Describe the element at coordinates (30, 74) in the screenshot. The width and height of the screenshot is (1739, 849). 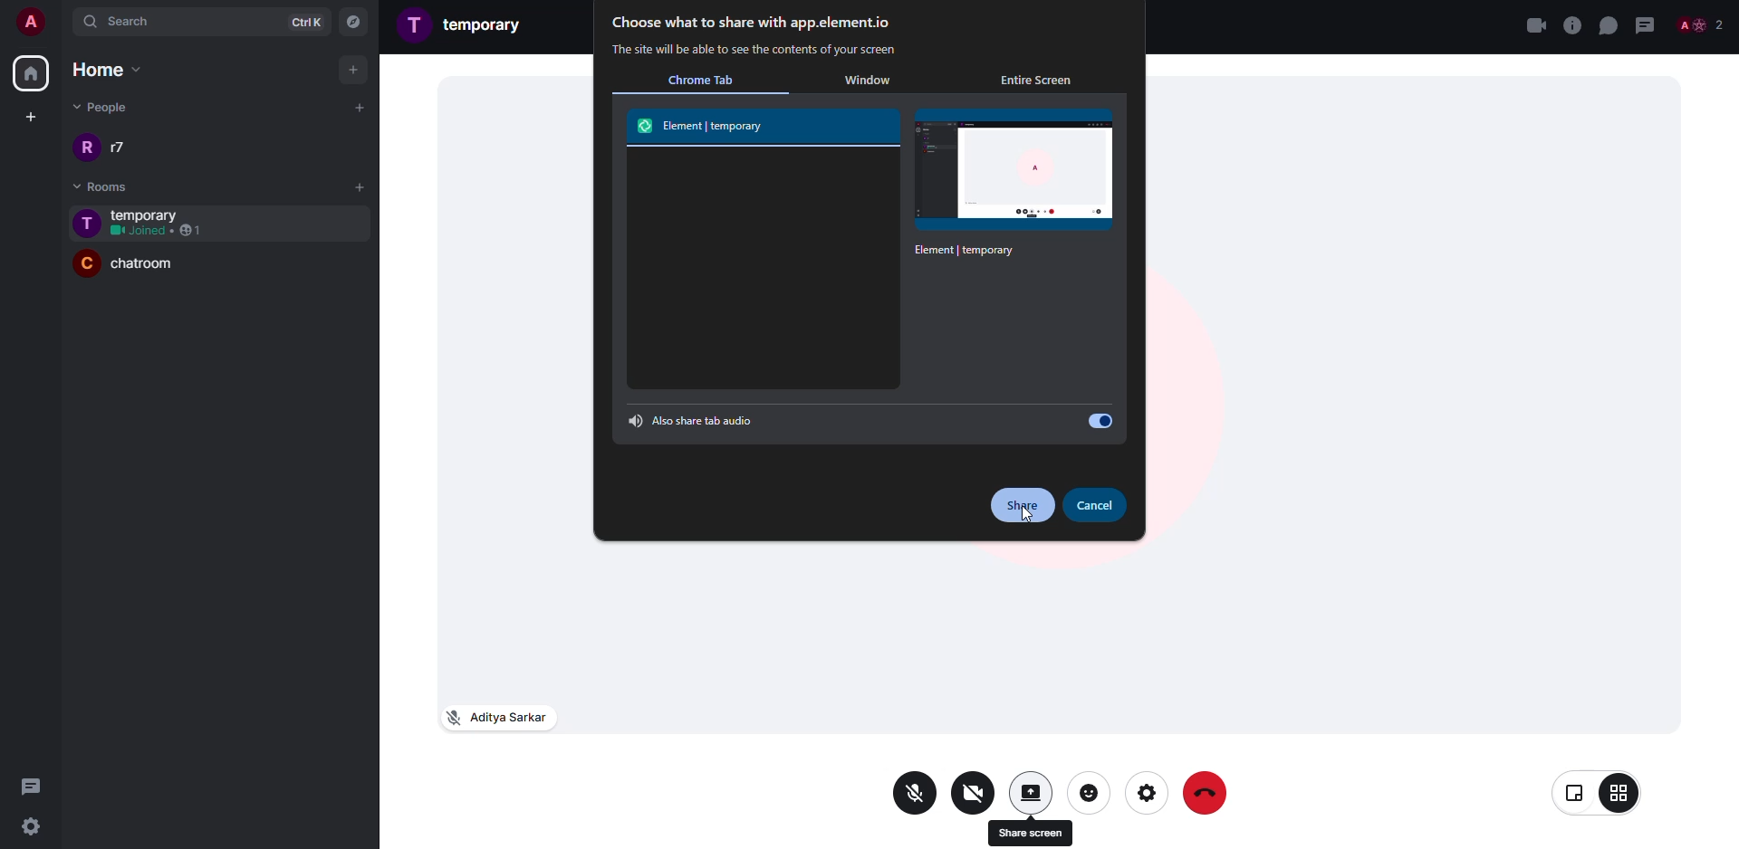
I see `home` at that location.